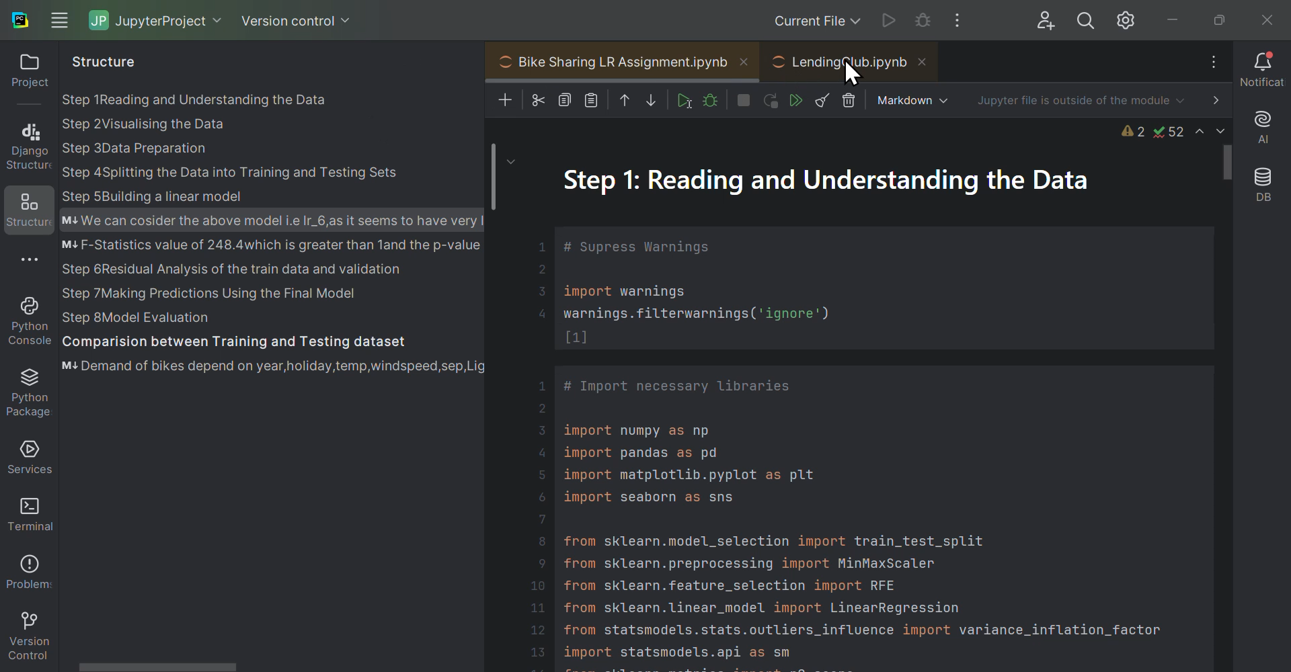 The height and width of the screenshot is (672, 1291). What do you see at coordinates (297, 19) in the screenshot?
I see `Version control` at bounding box center [297, 19].